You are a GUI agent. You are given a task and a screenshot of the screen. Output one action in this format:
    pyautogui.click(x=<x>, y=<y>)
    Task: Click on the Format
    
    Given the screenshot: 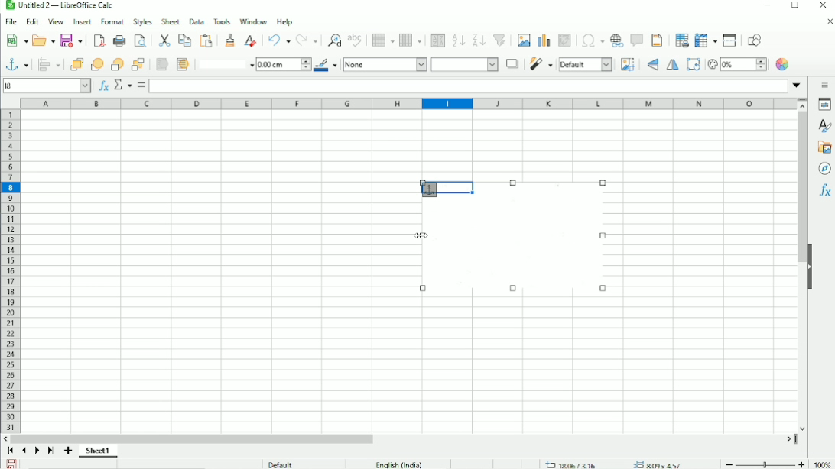 What is the action you would take?
    pyautogui.click(x=113, y=22)
    